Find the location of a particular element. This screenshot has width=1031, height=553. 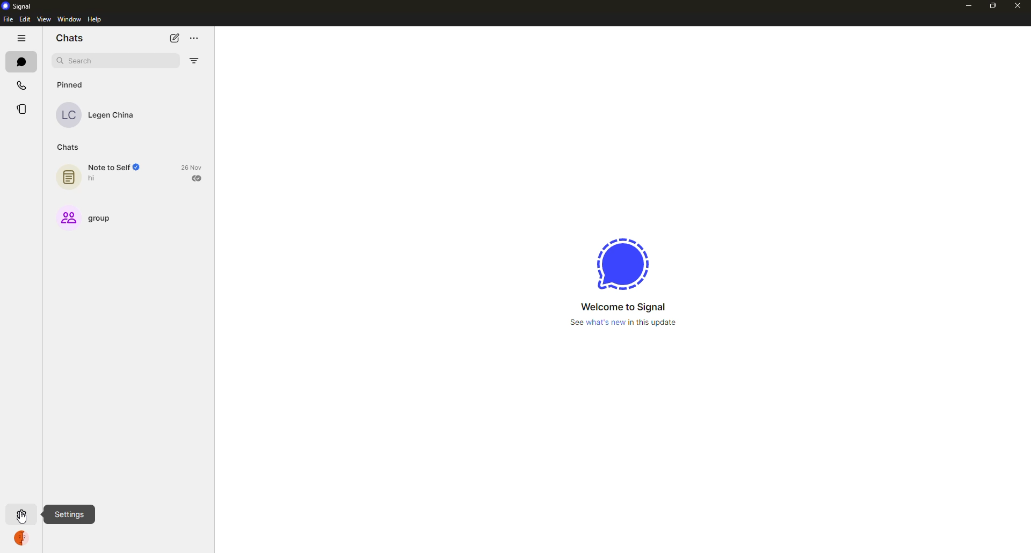

hide tabs is located at coordinates (23, 38).